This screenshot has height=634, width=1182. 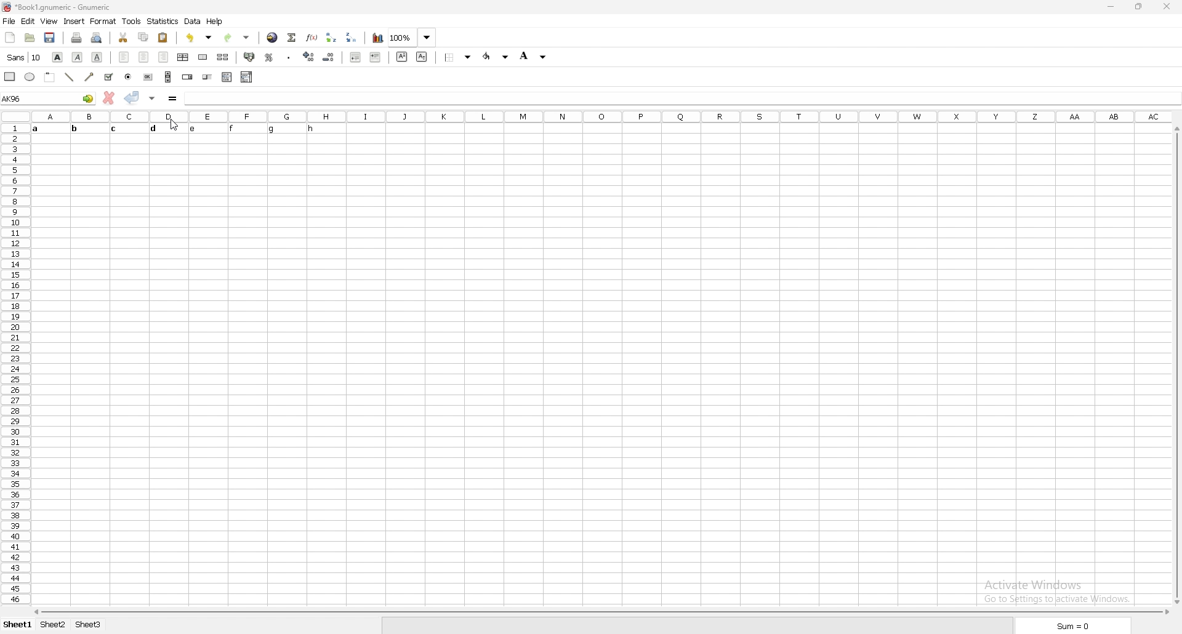 What do you see at coordinates (18, 625) in the screenshot?
I see `sheet 1` at bounding box center [18, 625].